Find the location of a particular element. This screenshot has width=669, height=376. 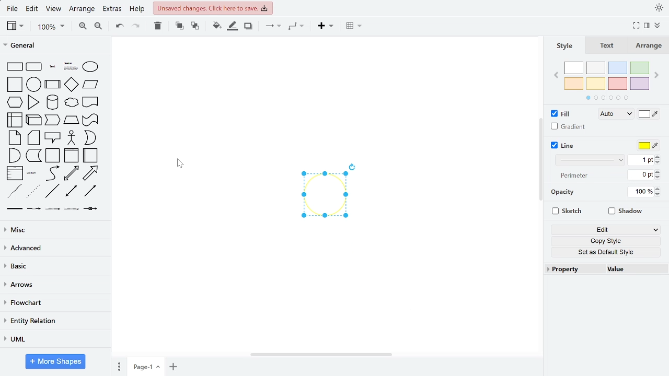

decrease line width is located at coordinates (659, 162).